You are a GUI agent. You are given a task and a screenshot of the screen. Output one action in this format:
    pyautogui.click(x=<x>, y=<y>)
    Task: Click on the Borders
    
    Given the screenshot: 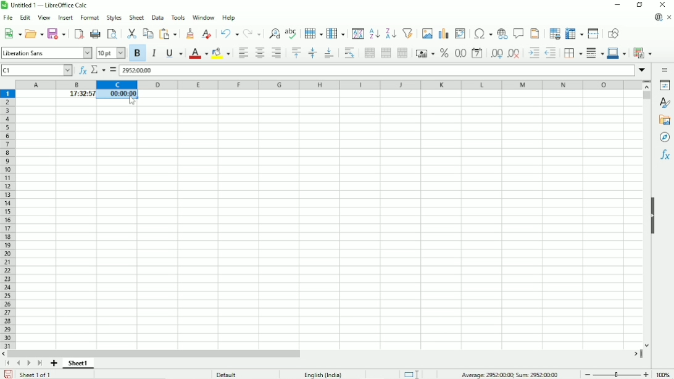 What is the action you would take?
    pyautogui.click(x=572, y=53)
    